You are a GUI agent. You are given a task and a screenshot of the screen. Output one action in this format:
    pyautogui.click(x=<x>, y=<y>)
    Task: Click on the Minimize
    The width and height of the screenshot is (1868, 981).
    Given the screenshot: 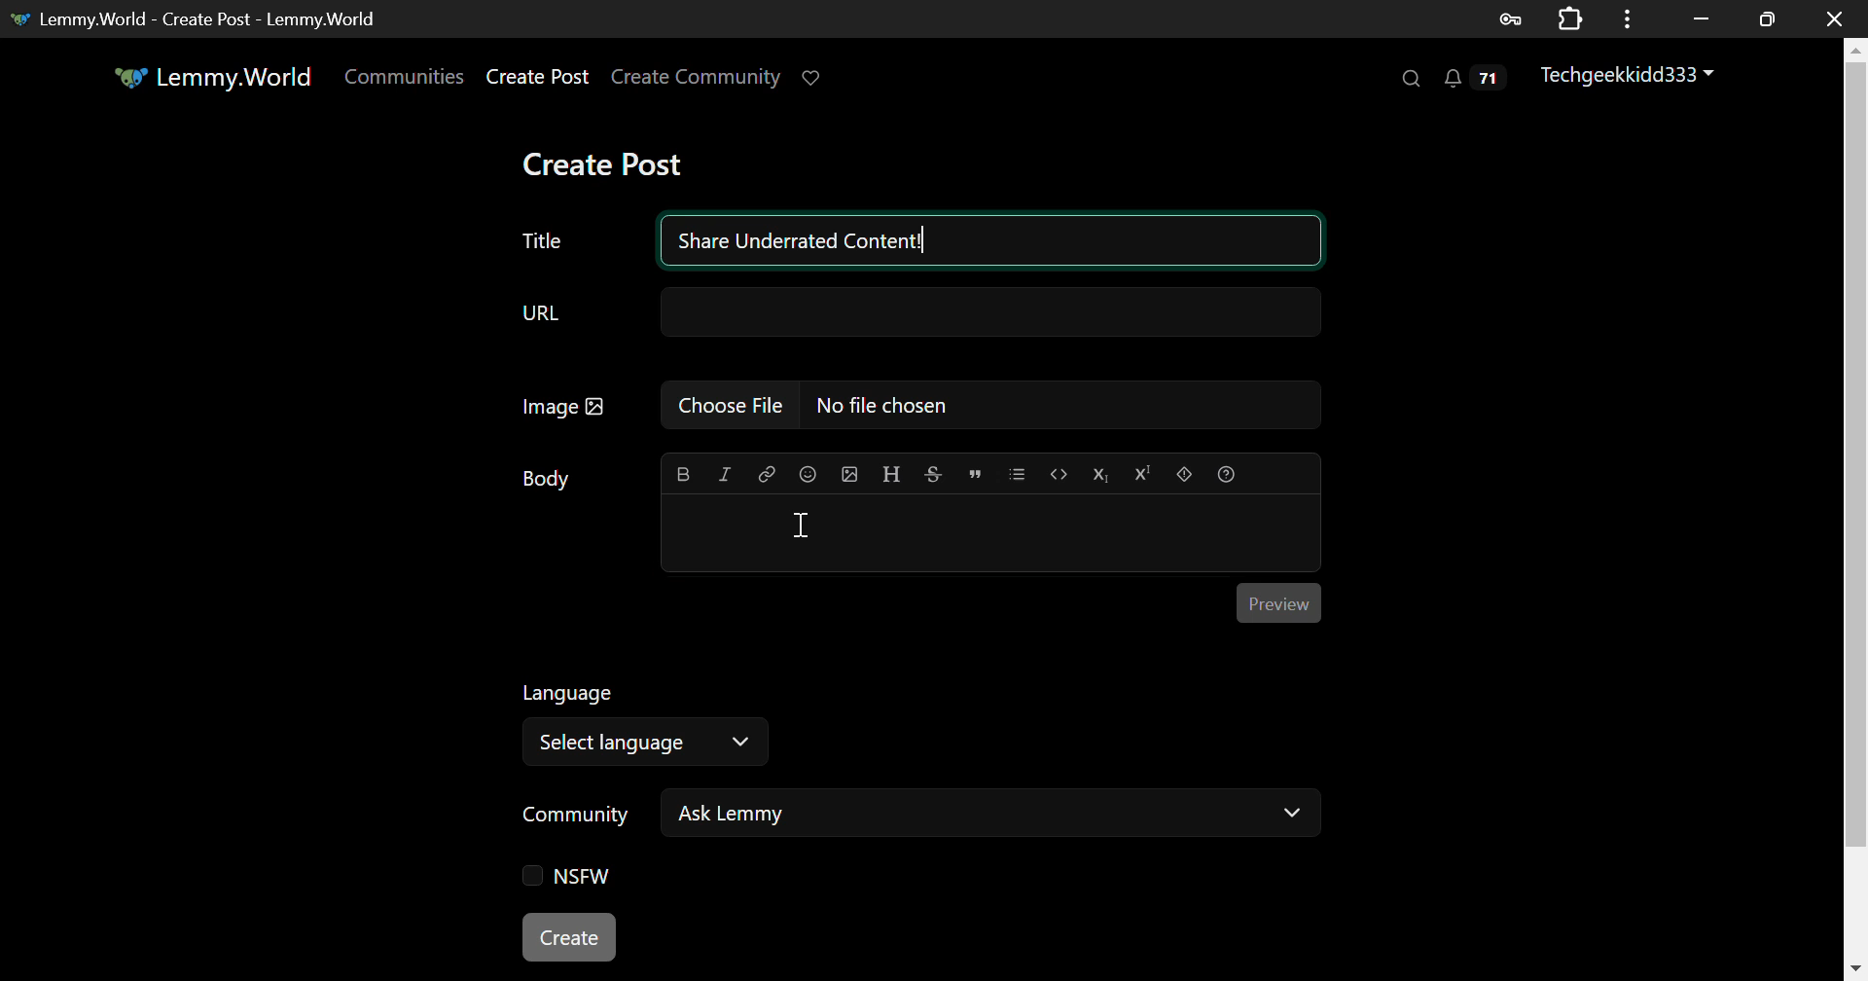 What is the action you would take?
    pyautogui.click(x=1768, y=19)
    